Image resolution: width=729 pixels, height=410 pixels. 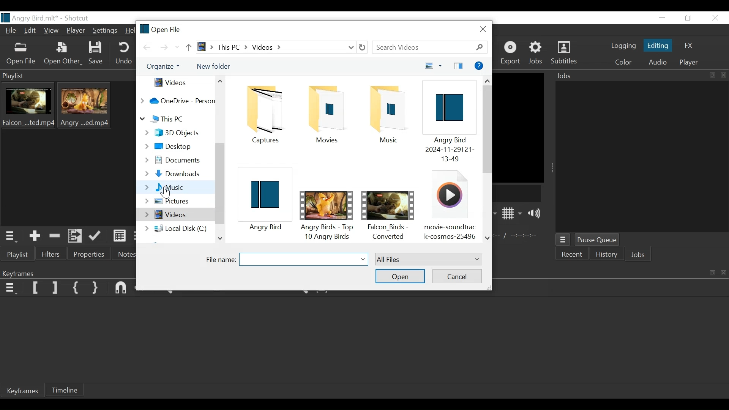 I want to click on Organize, so click(x=163, y=67).